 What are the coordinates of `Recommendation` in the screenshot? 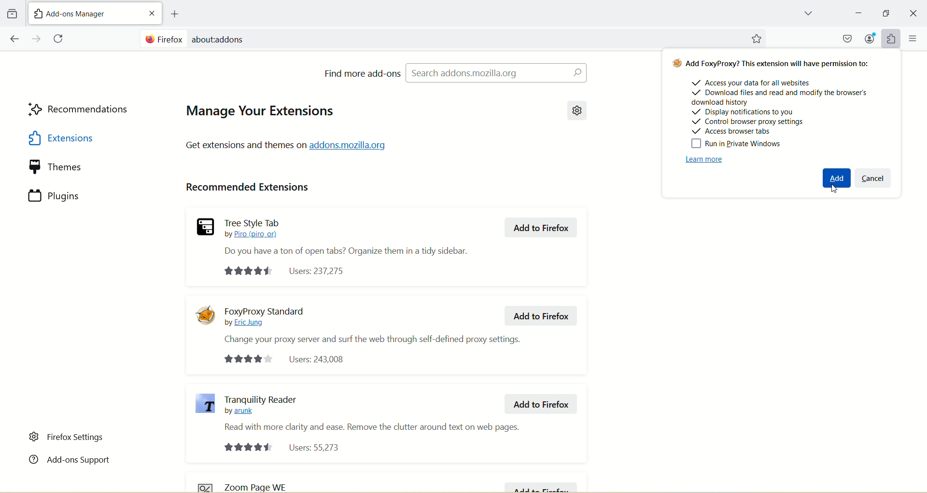 It's located at (80, 110).